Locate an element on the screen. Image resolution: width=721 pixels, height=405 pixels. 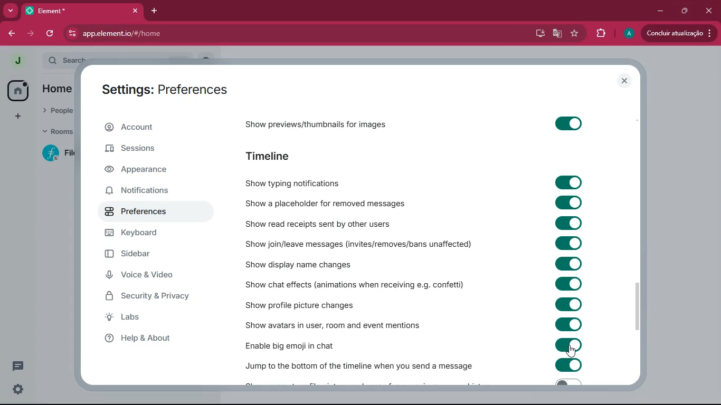
labs is located at coordinates (160, 320).